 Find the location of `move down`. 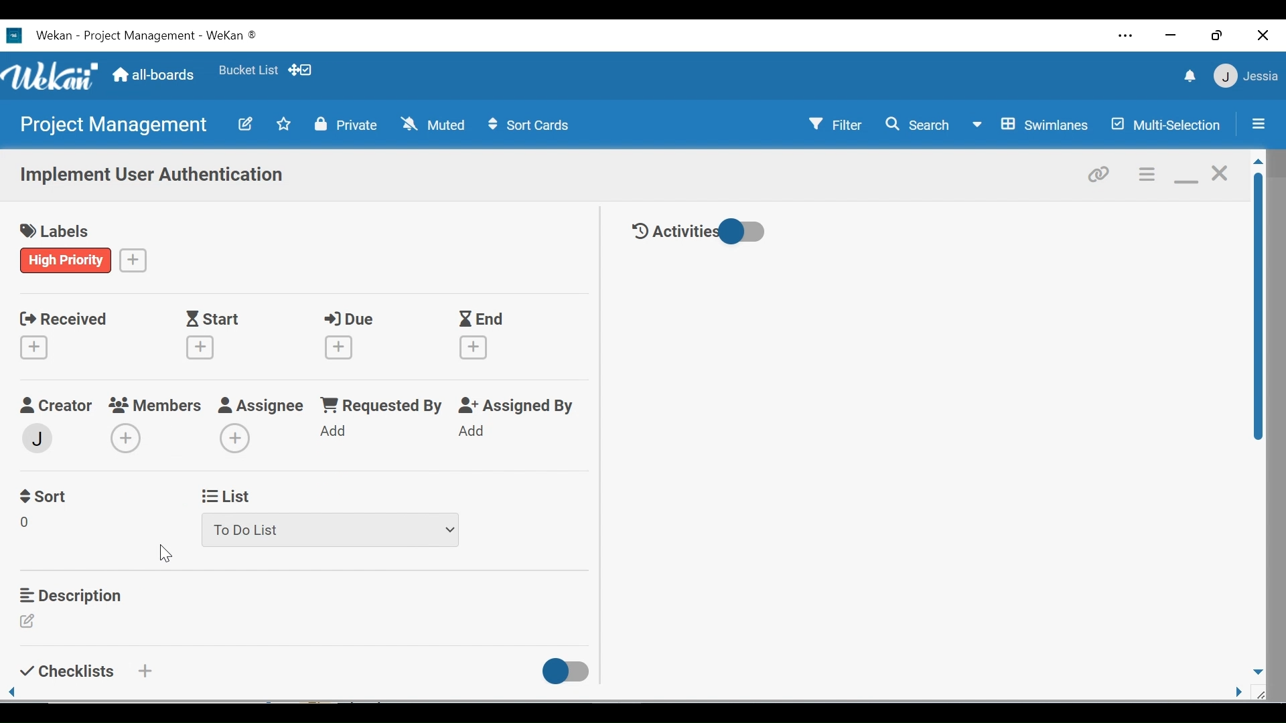

move down is located at coordinates (1257, 671).